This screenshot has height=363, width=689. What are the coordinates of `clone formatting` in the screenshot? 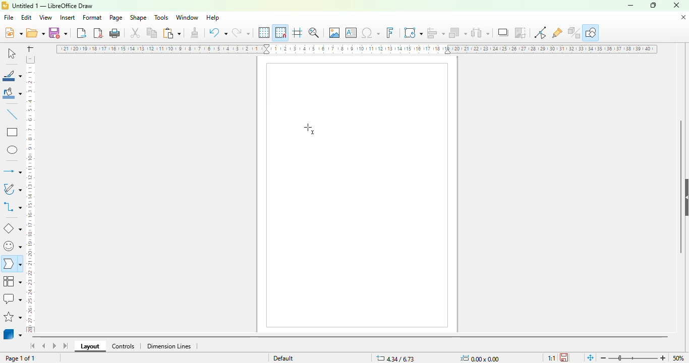 It's located at (195, 32).